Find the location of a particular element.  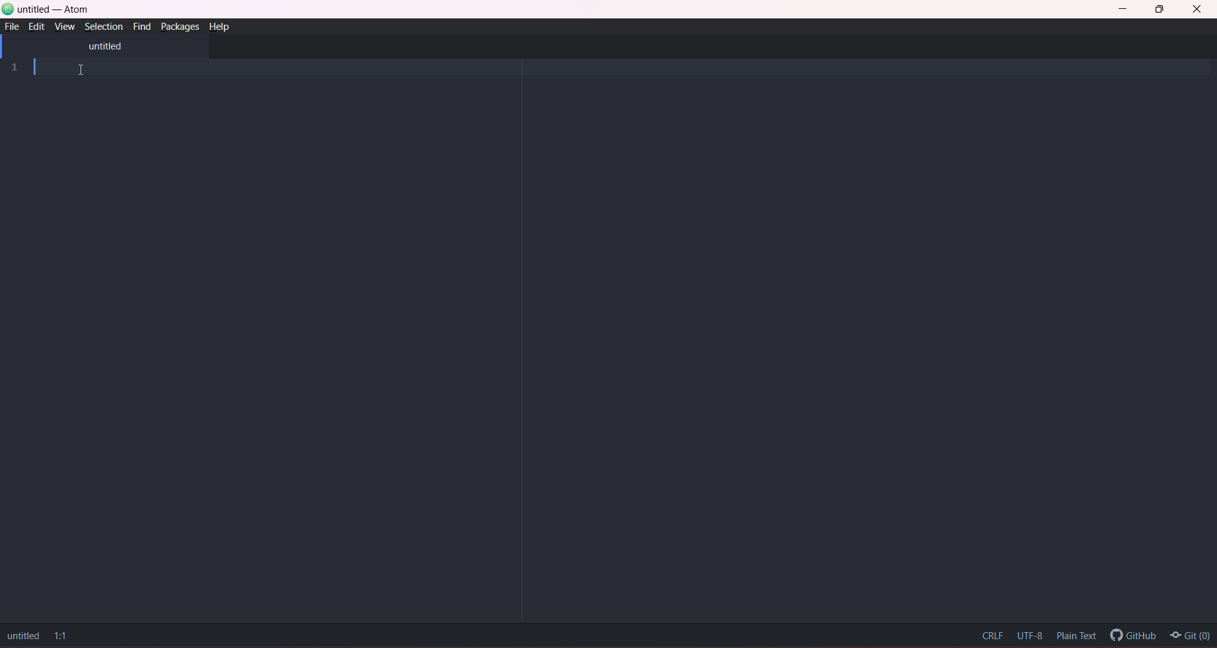

Packages is located at coordinates (180, 27).